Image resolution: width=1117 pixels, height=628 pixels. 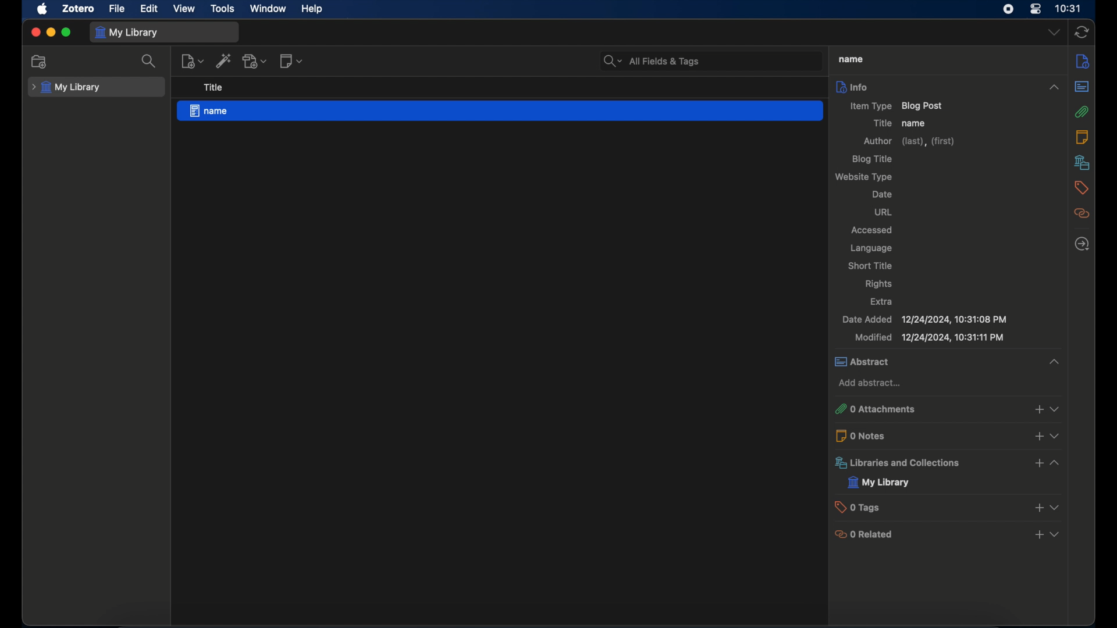 What do you see at coordinates (945, 409) in the screenshot?
I see `0 attachments` at bounding box center [945, 409].